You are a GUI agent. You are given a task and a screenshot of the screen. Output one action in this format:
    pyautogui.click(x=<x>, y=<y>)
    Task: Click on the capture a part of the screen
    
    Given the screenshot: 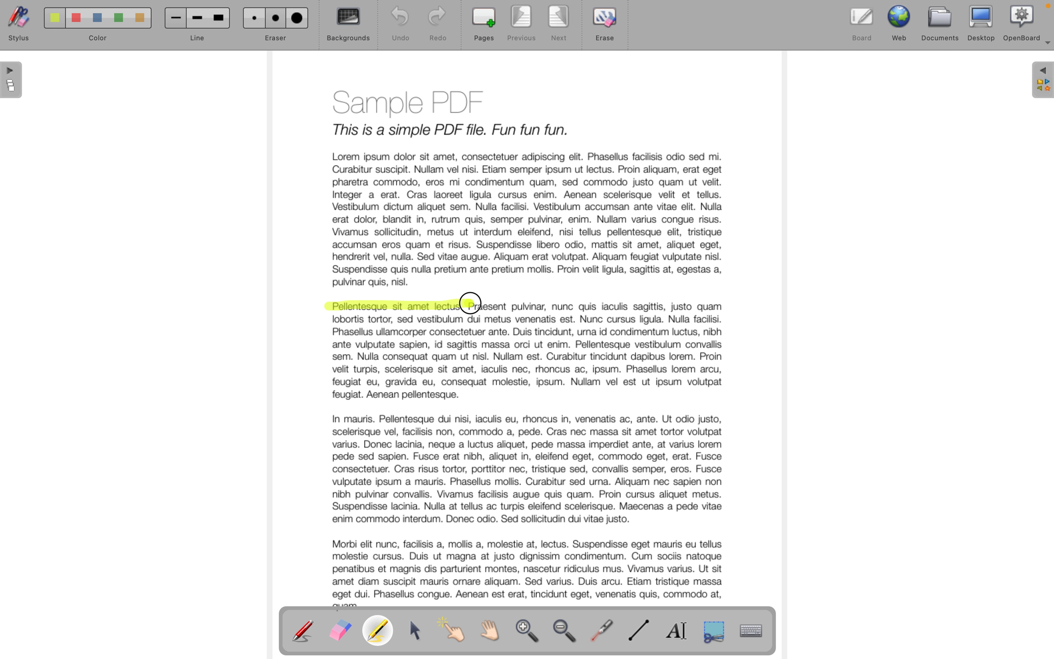 What is the action you would take?
    pyautogui.click(x=714, y=631)
    